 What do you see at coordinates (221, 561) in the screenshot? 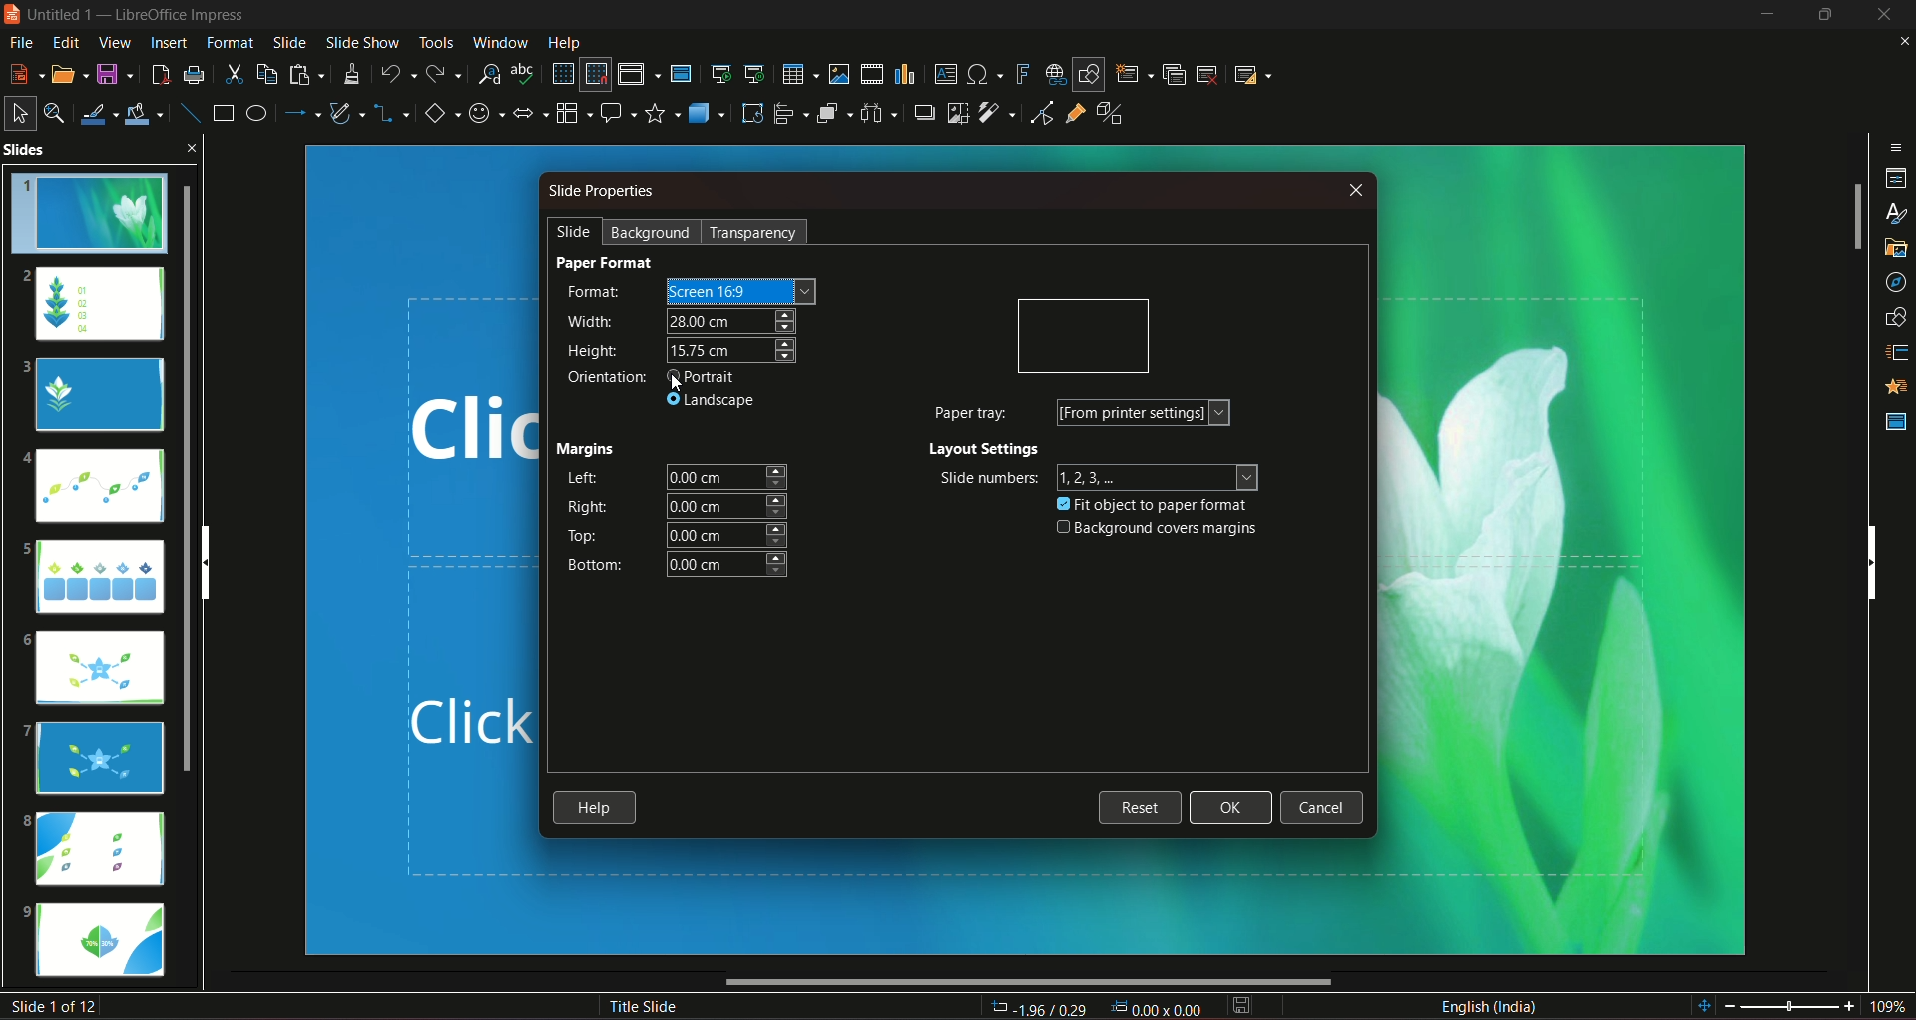
I see `vertical scroll` at bounding box center [221, 561].